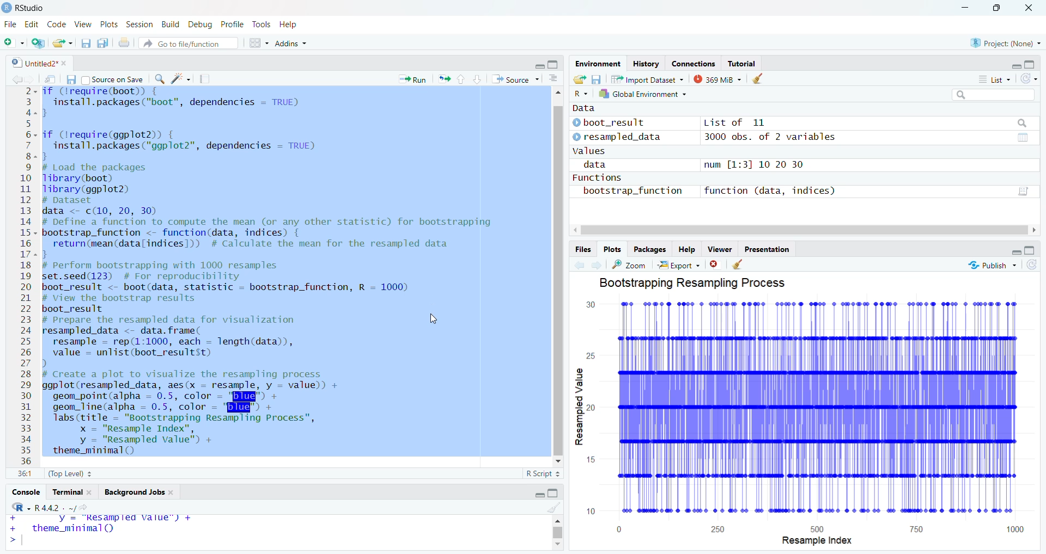 The image size is (1046, 554). I want to click on search bar, so click(991, 94).